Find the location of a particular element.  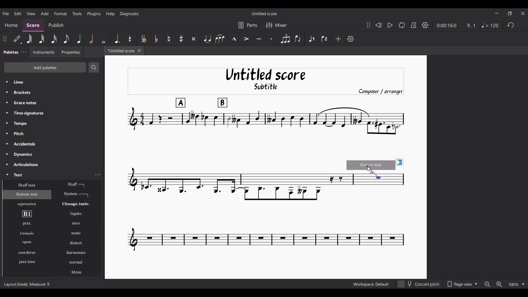

Layout break; Measure: 9 is located at coordinates (29, 284).